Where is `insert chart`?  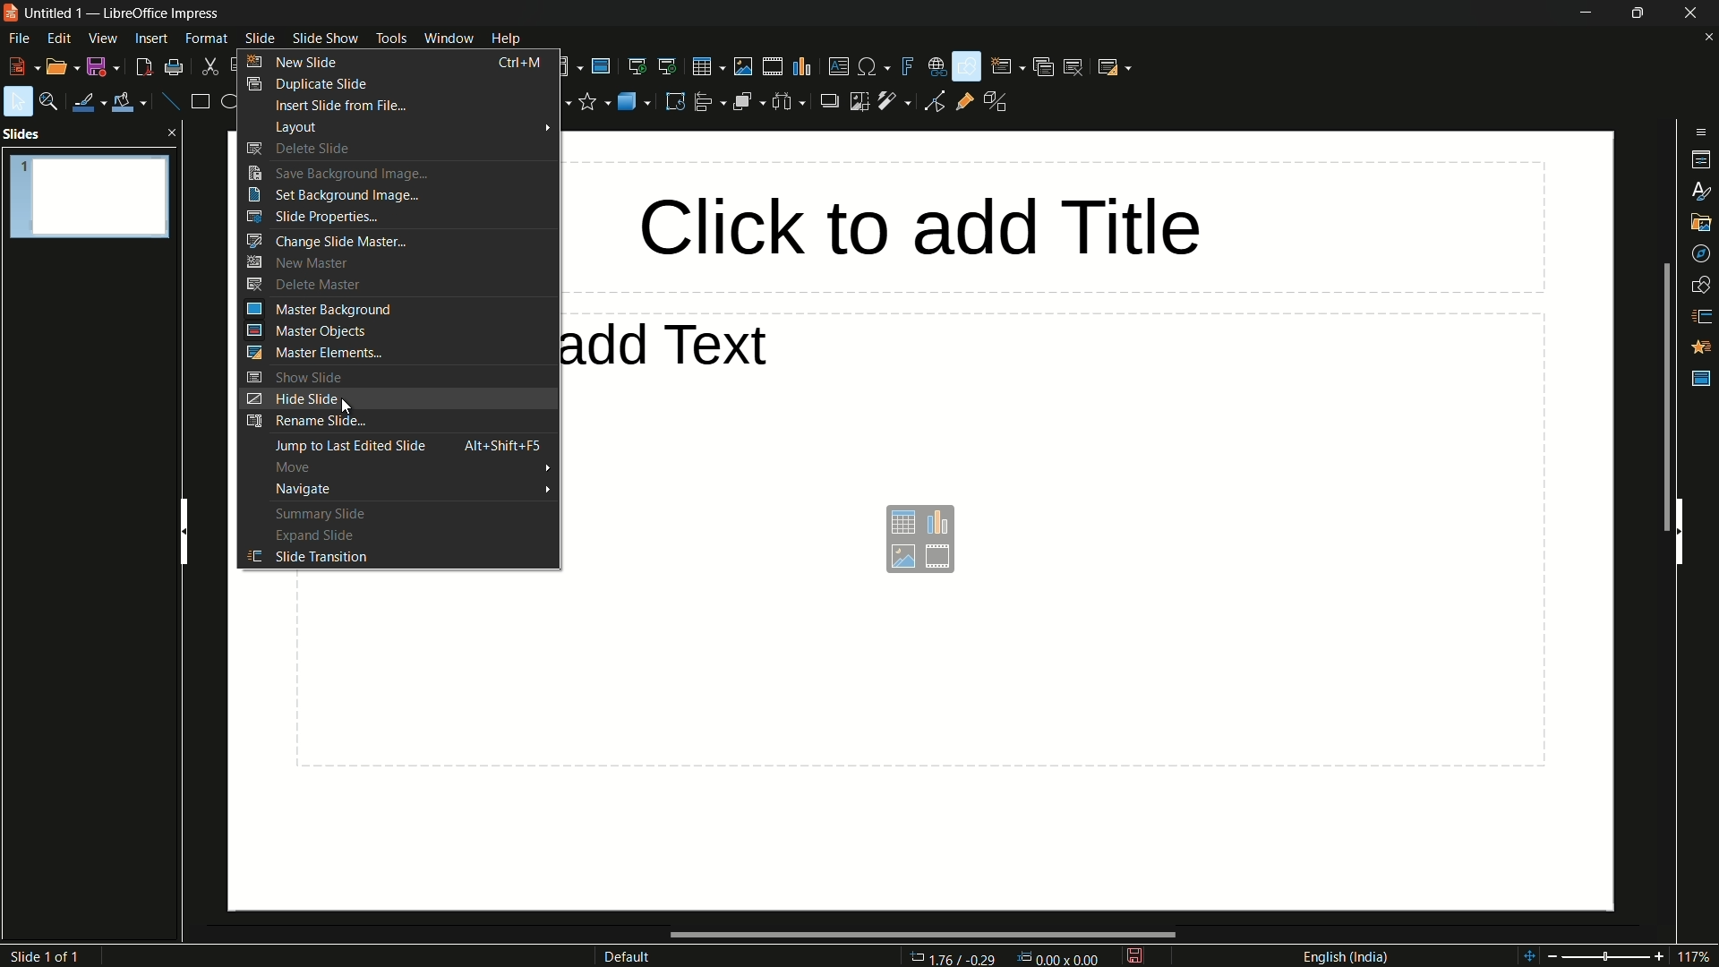
insert chart is located at coordinates (803, 66).